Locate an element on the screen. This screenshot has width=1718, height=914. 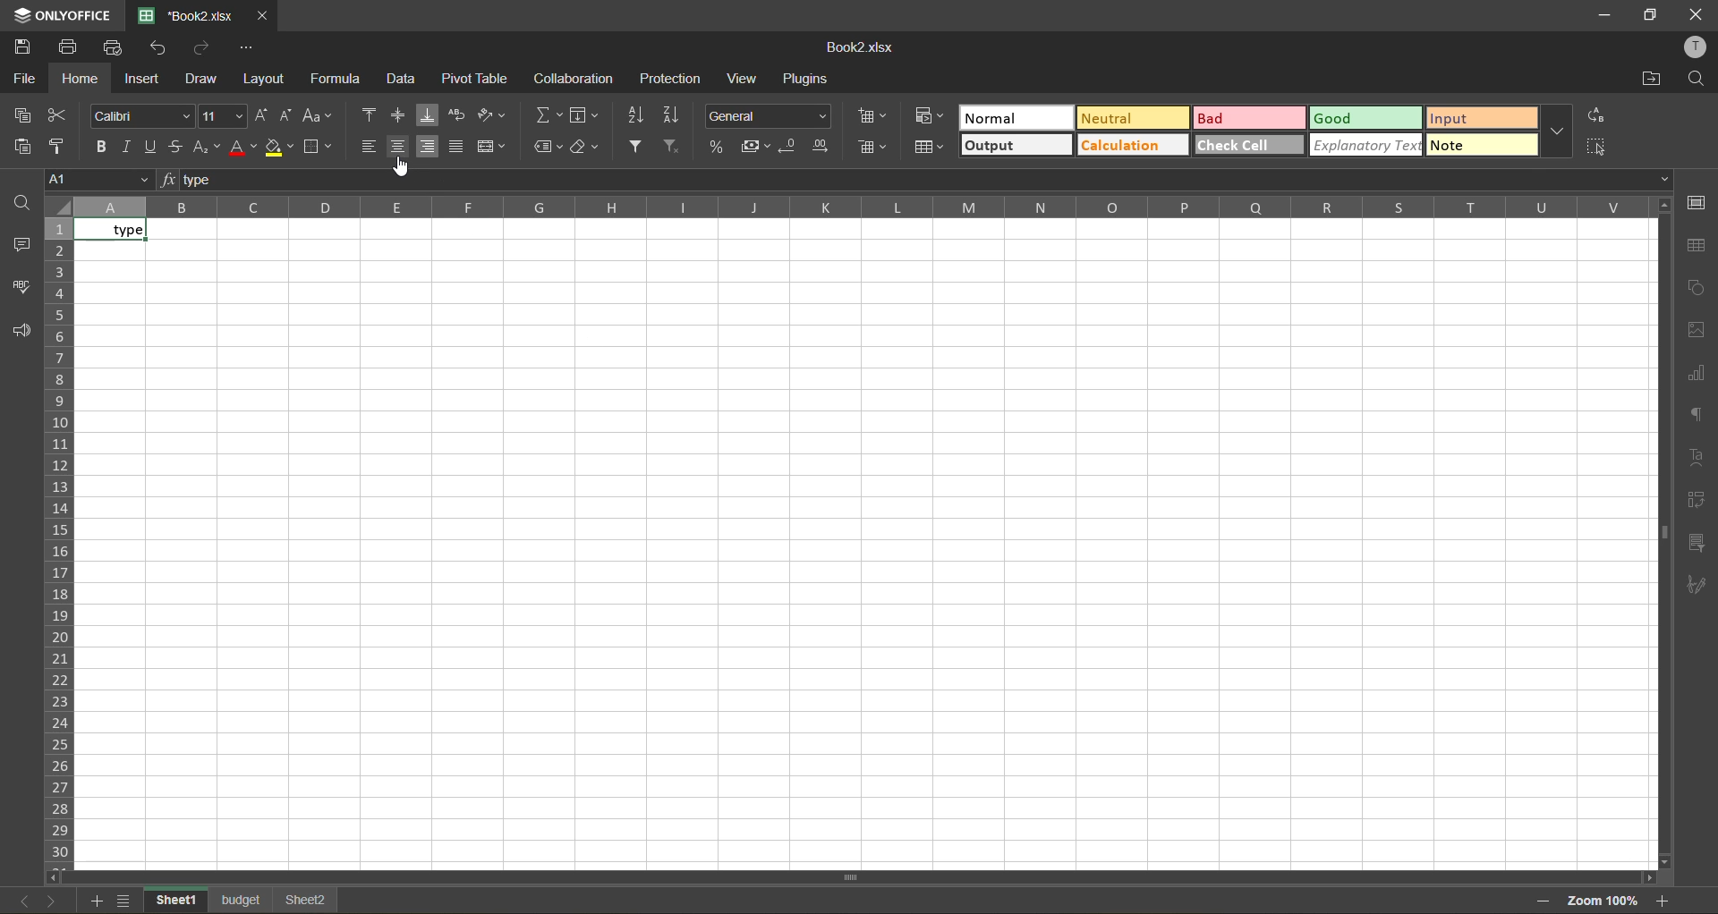
type is located at coordinates (116, 232).